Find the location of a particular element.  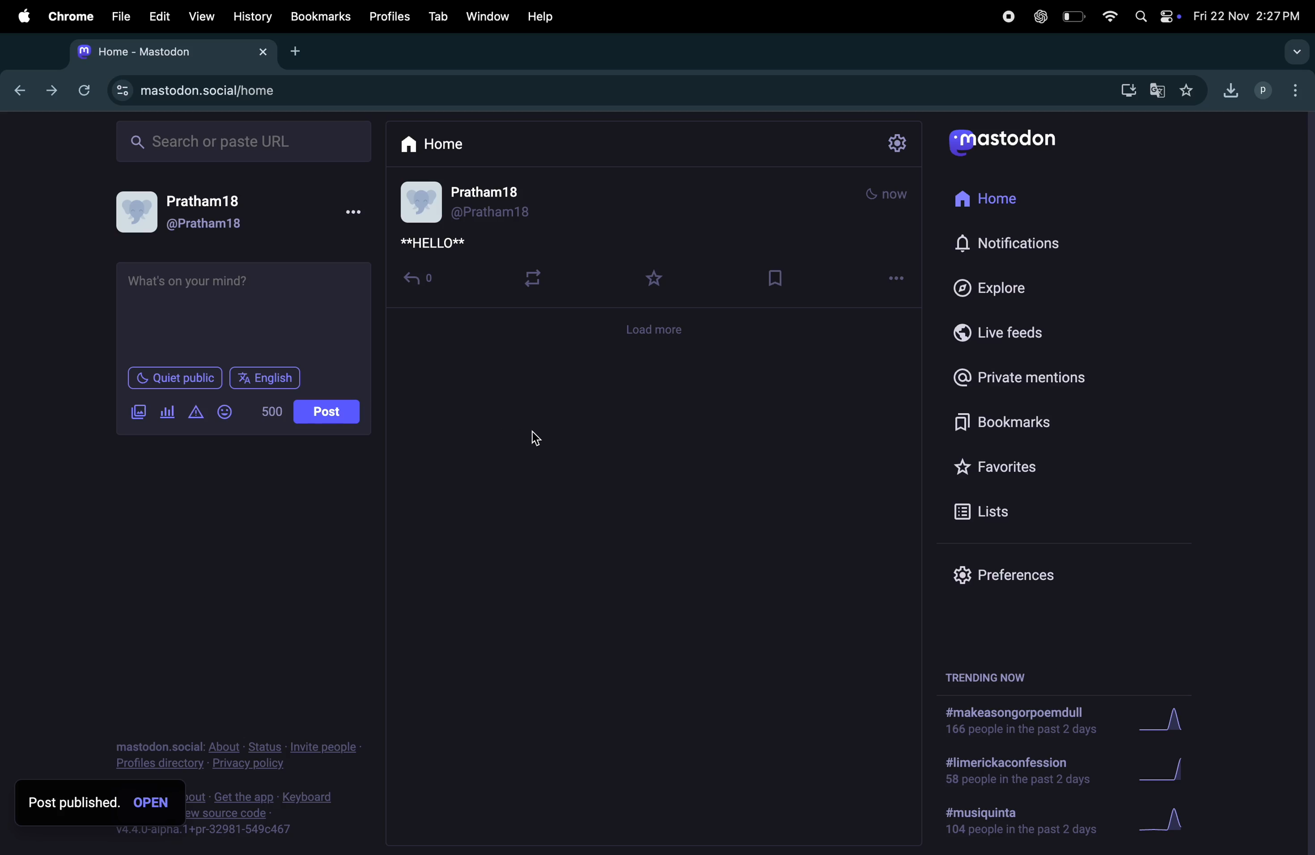

user profile is located at coordinates (136, 212).